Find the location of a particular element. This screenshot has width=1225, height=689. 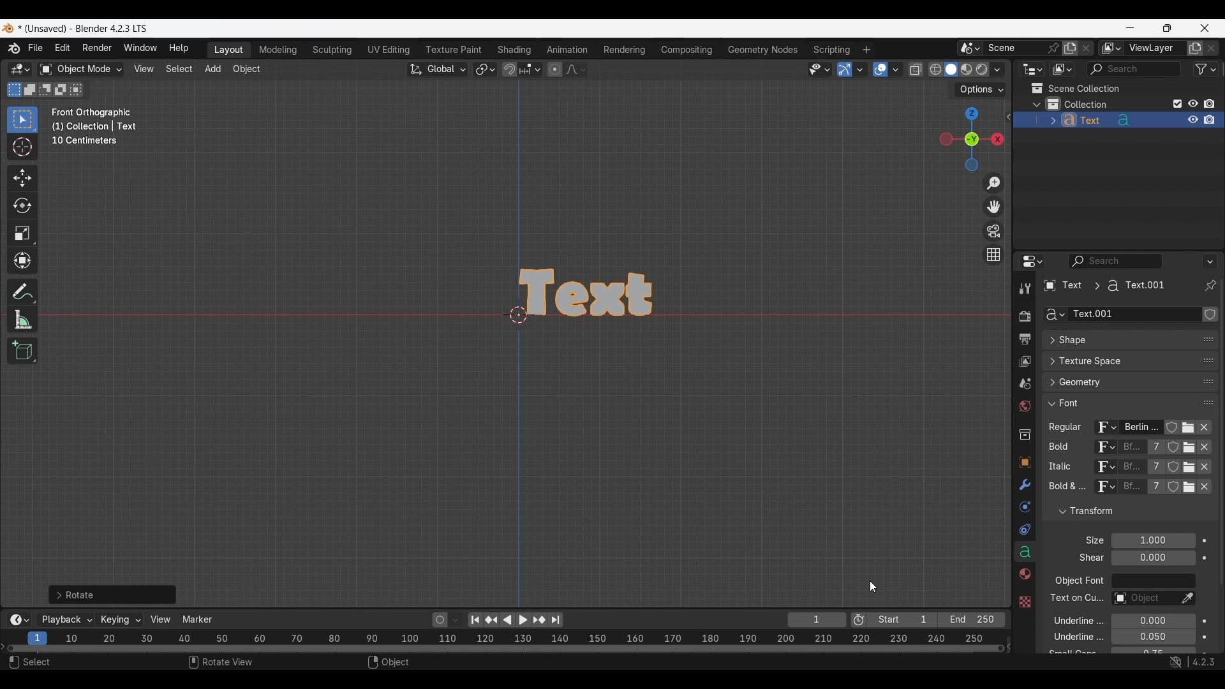

Set a new selection is located at coordinates (15, 89).